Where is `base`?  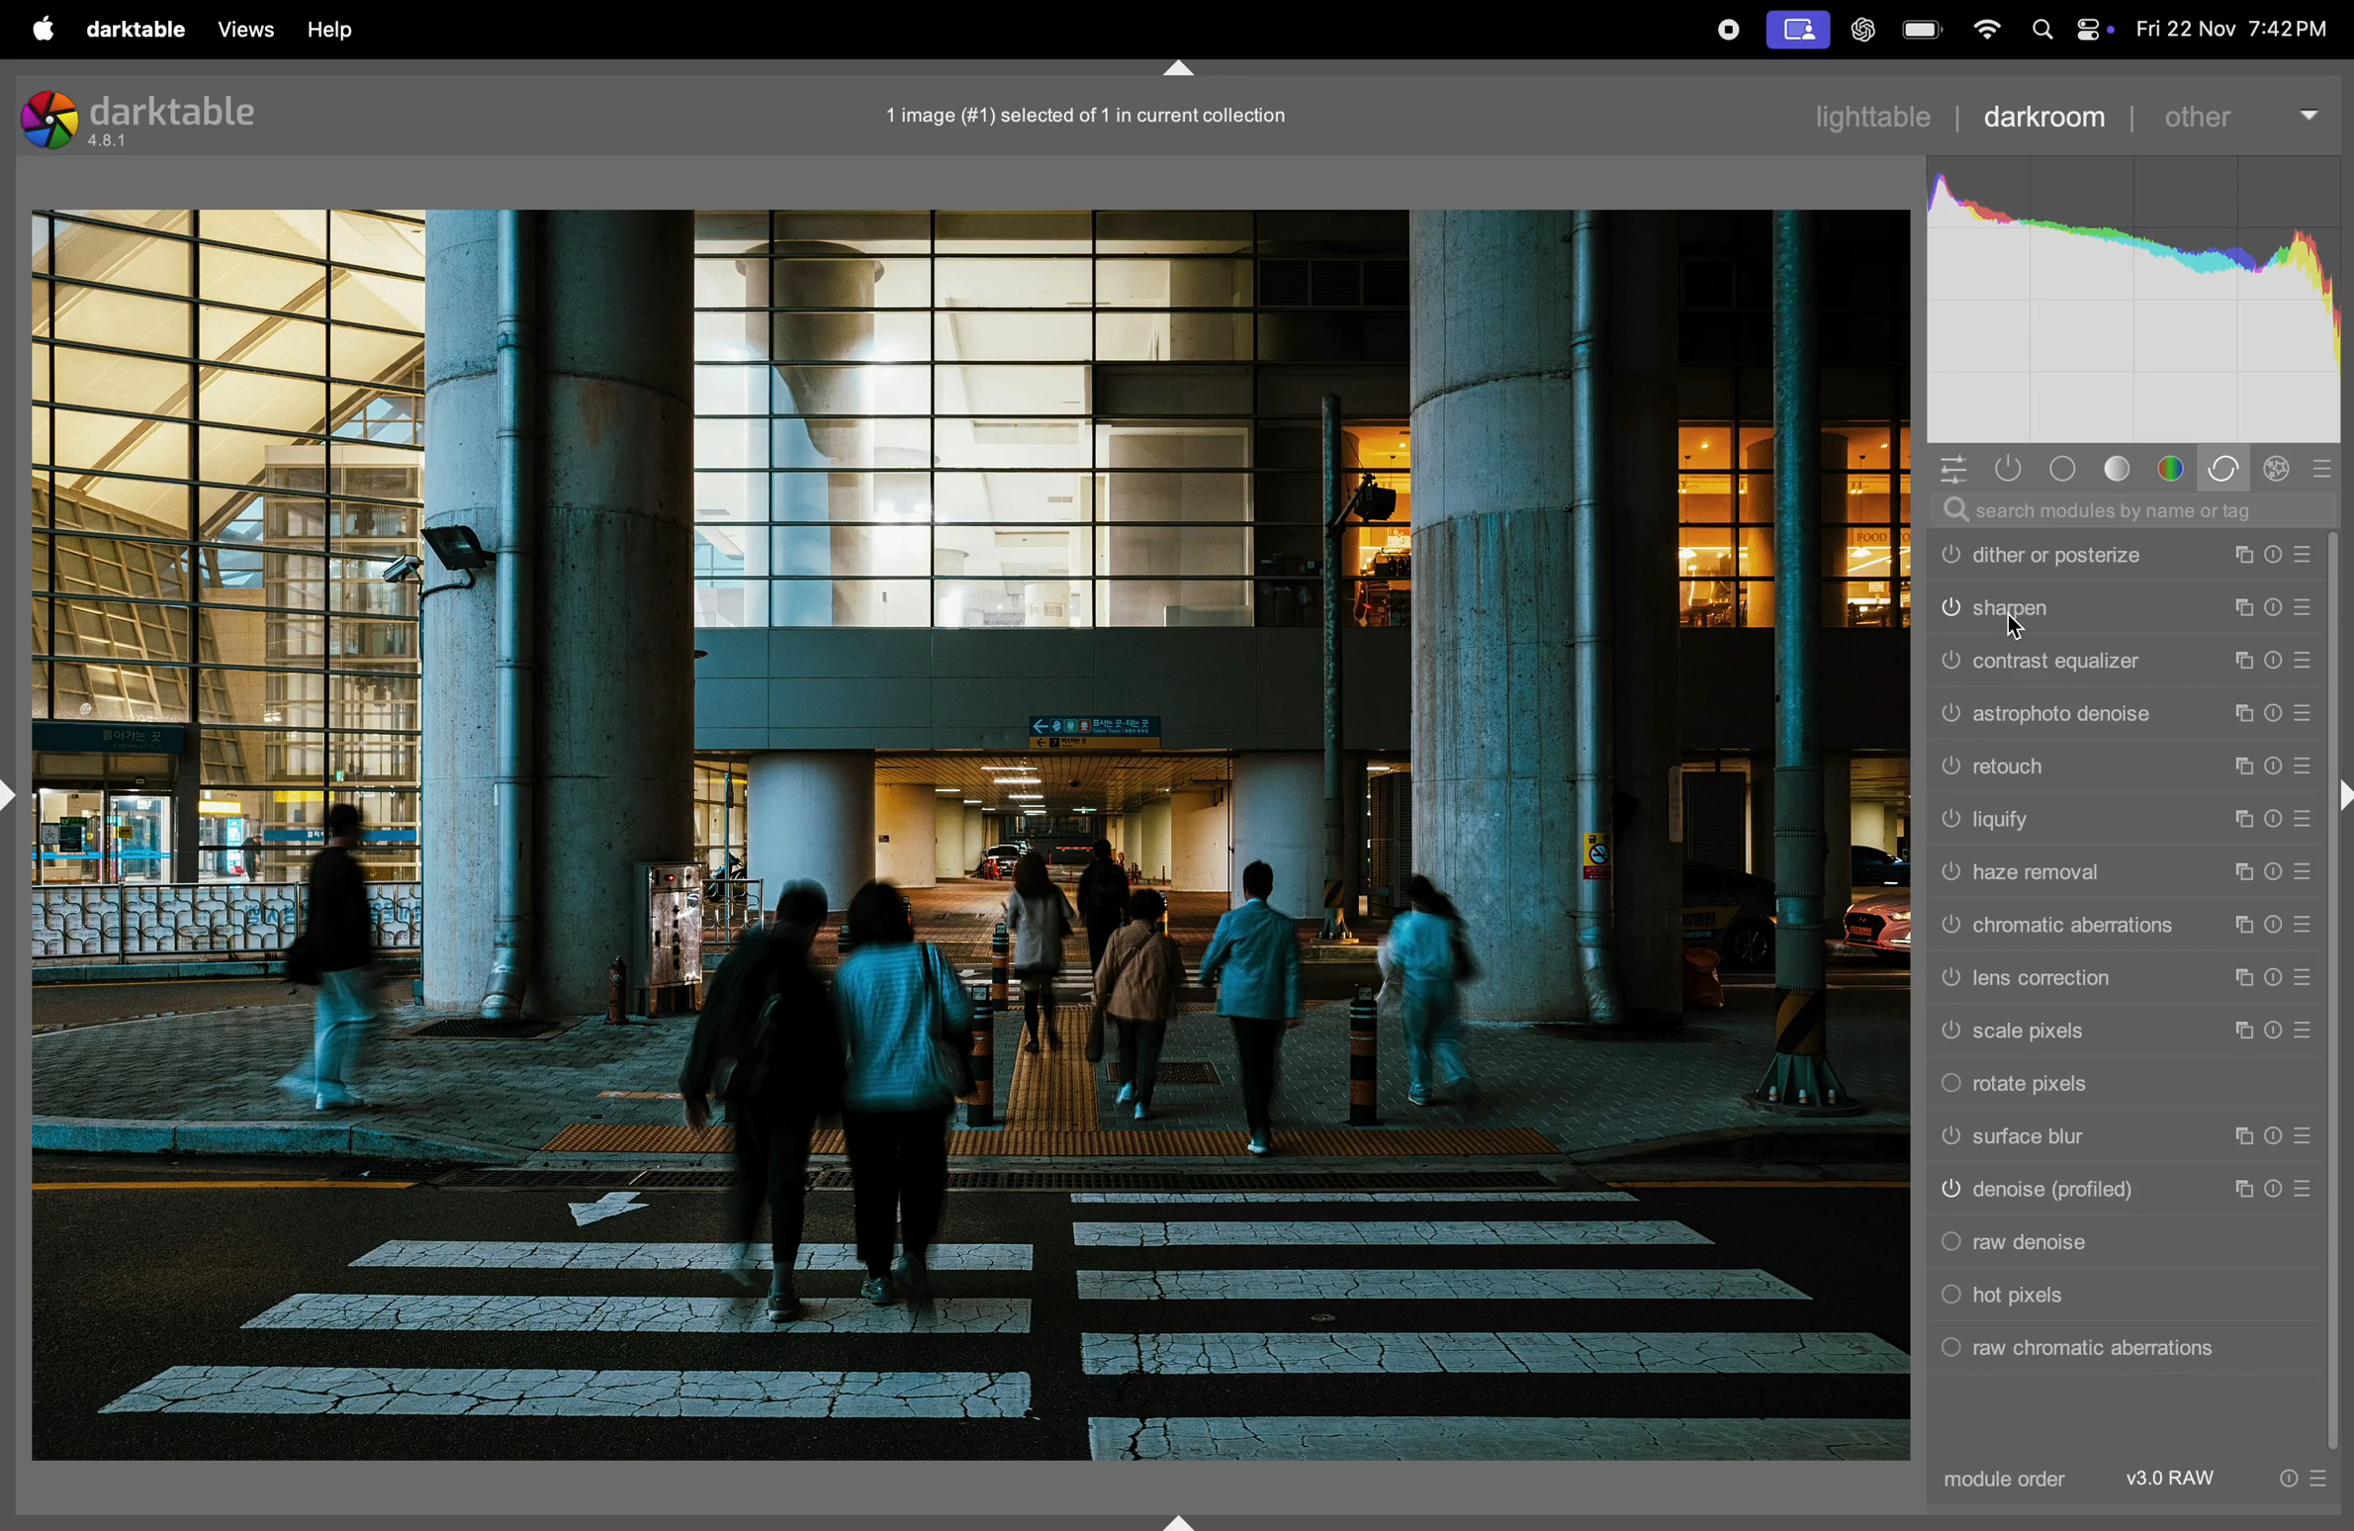
base is located at coordinates (2061, 468).